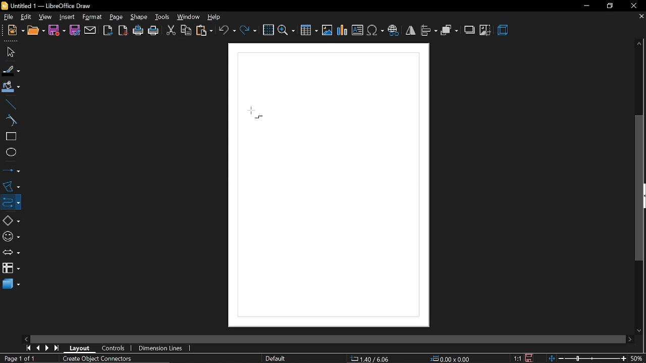 The image size is (646, 363). Describe the element at coordinates (227, 31) in the screenshot. I see `undo` at that location.